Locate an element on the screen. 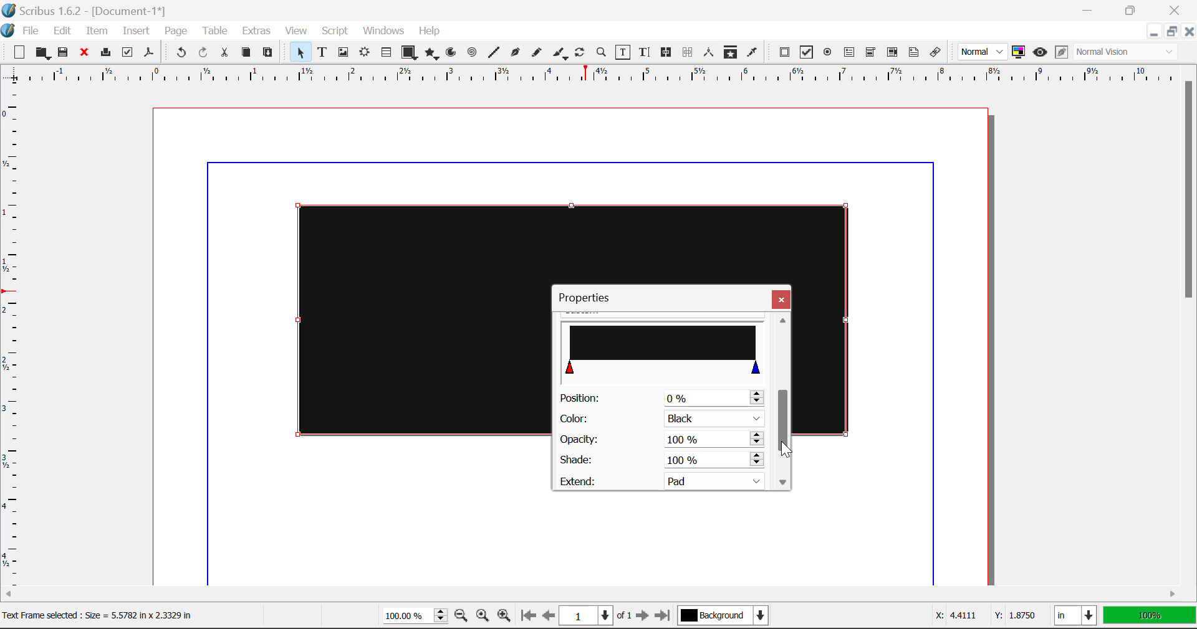 The height and width of the screenshot is (629, 1197). Text Frame Color Changed is located at coordinates (404, 319).